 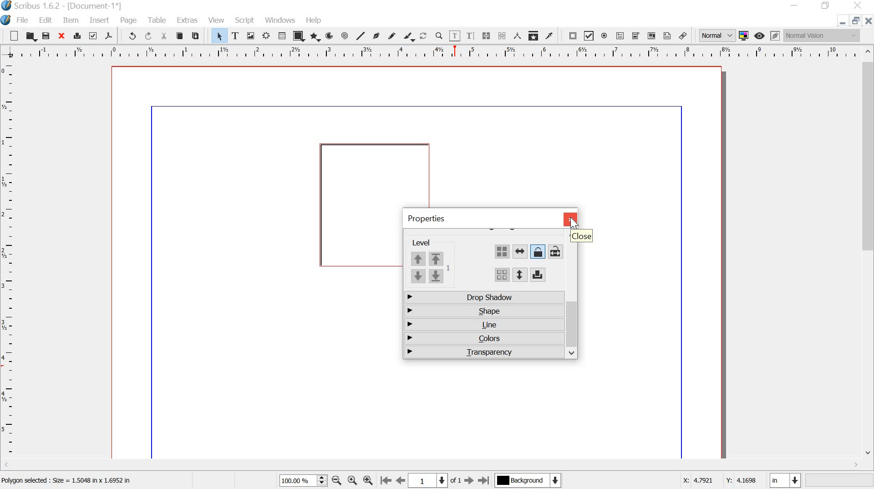 I want to click on shape, so click(x=483, y=310).